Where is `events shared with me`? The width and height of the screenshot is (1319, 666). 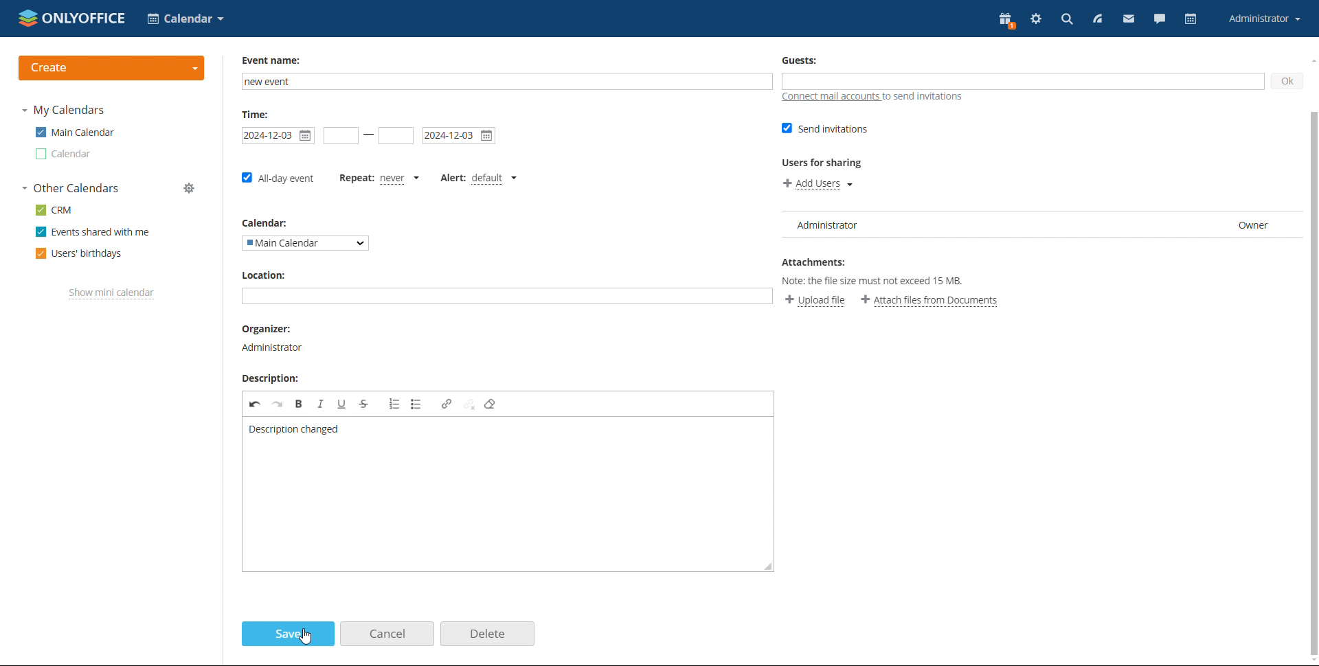
events shared with me is located at coordinates (92, 231).